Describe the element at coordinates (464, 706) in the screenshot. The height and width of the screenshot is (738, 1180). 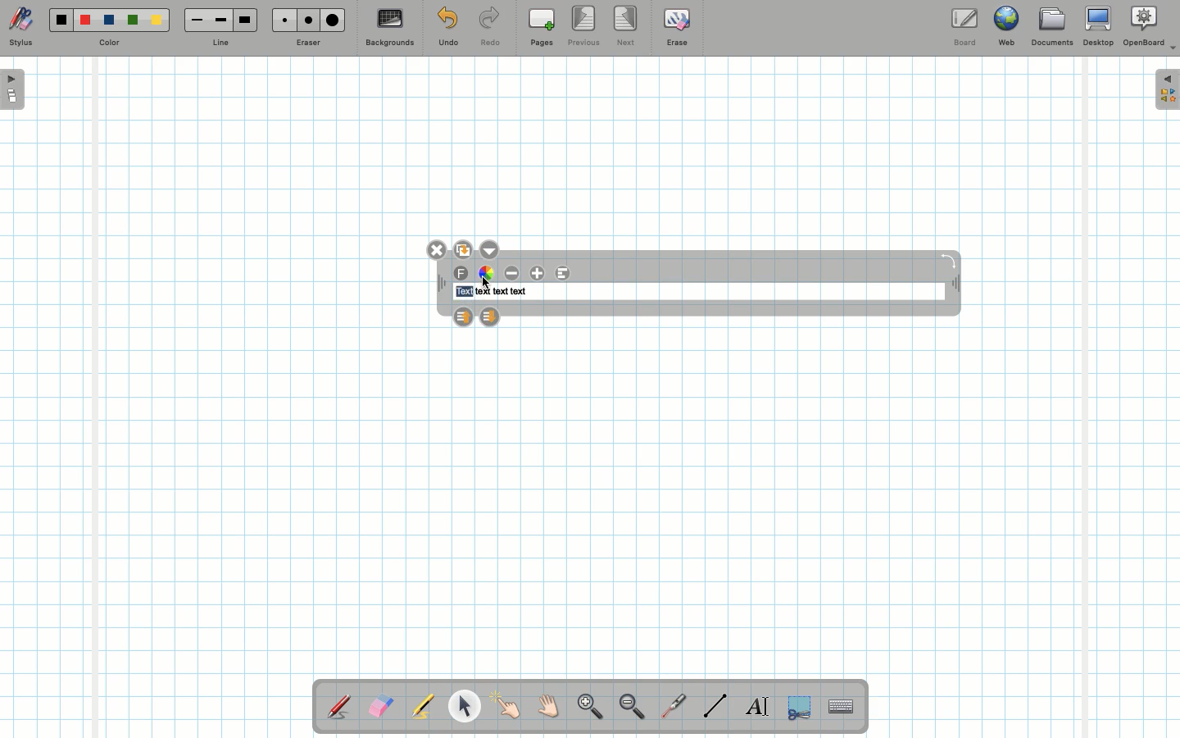
I see `Pointer` at that location.